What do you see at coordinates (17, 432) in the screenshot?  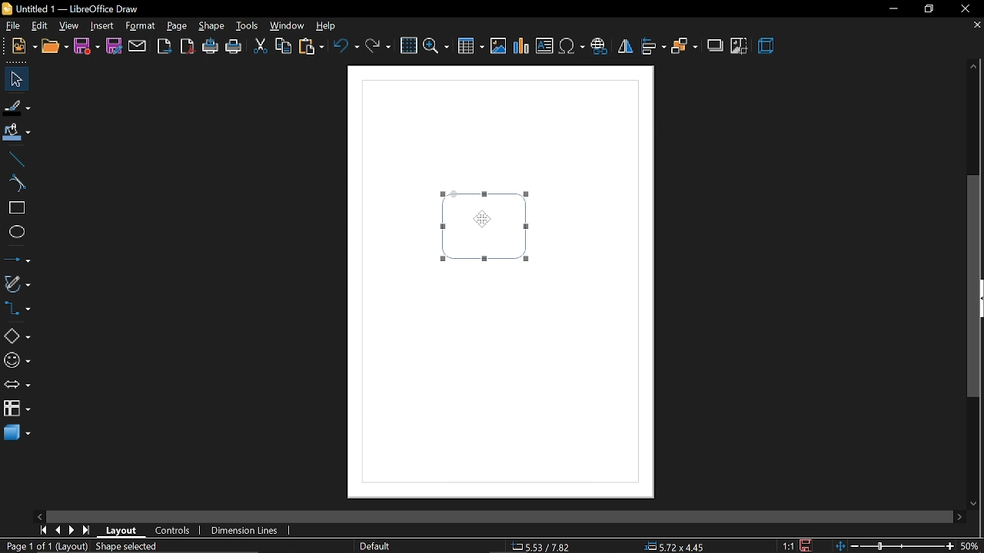 I see `3d shapes` at bounding box center [17, 432].